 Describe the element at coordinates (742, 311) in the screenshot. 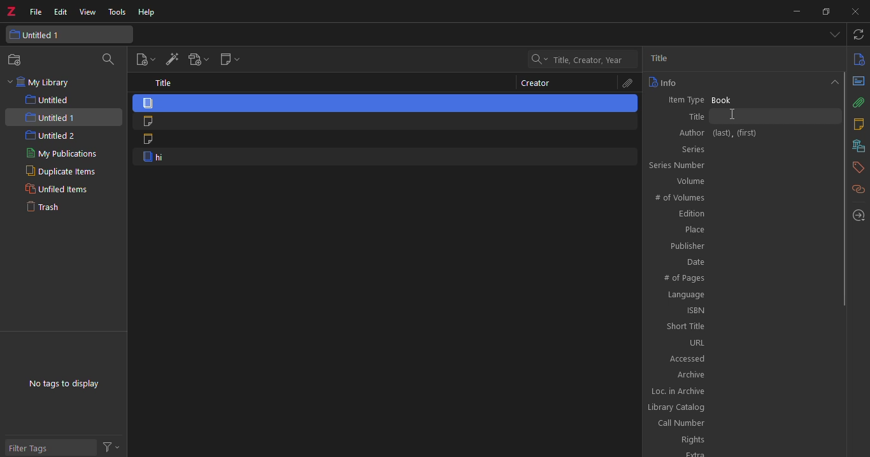

I see `ISBN` at that location.